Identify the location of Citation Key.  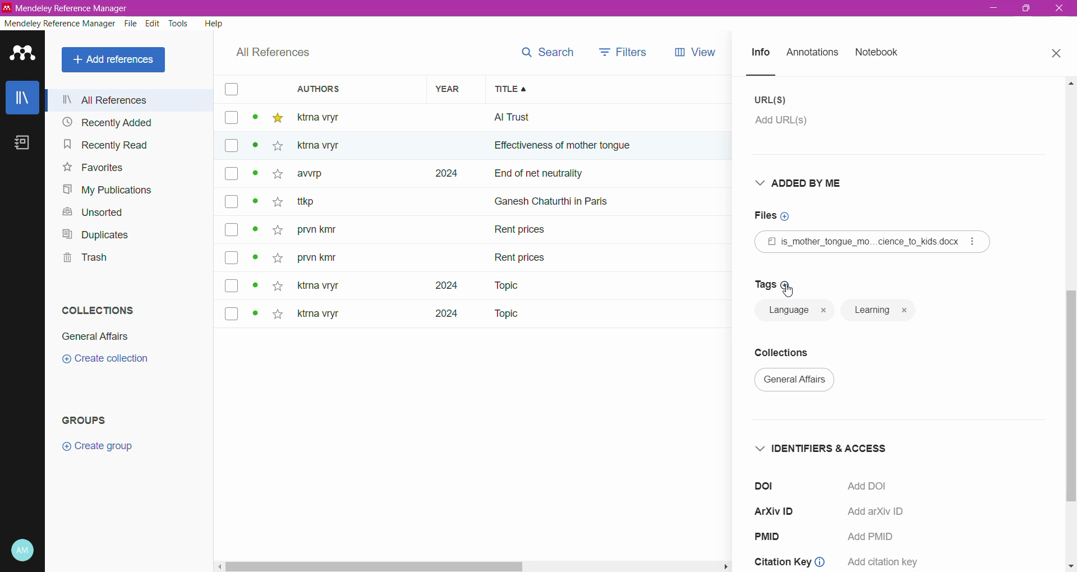
(792, 558).